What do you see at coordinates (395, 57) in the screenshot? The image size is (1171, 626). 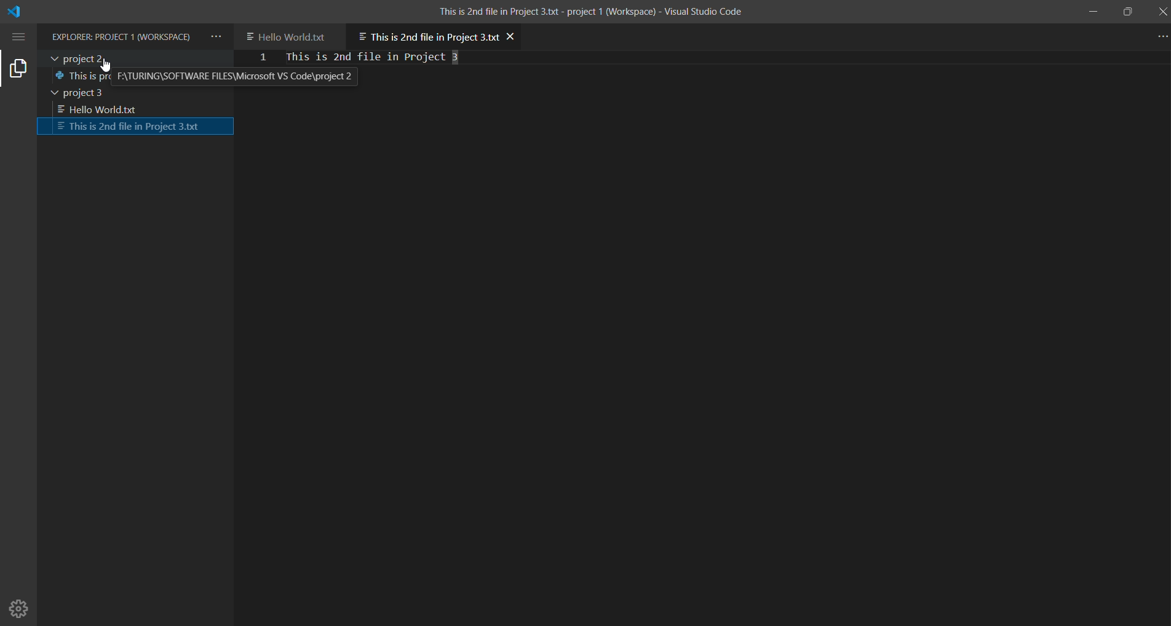 I see `file content` at bounding box center [395, 57].